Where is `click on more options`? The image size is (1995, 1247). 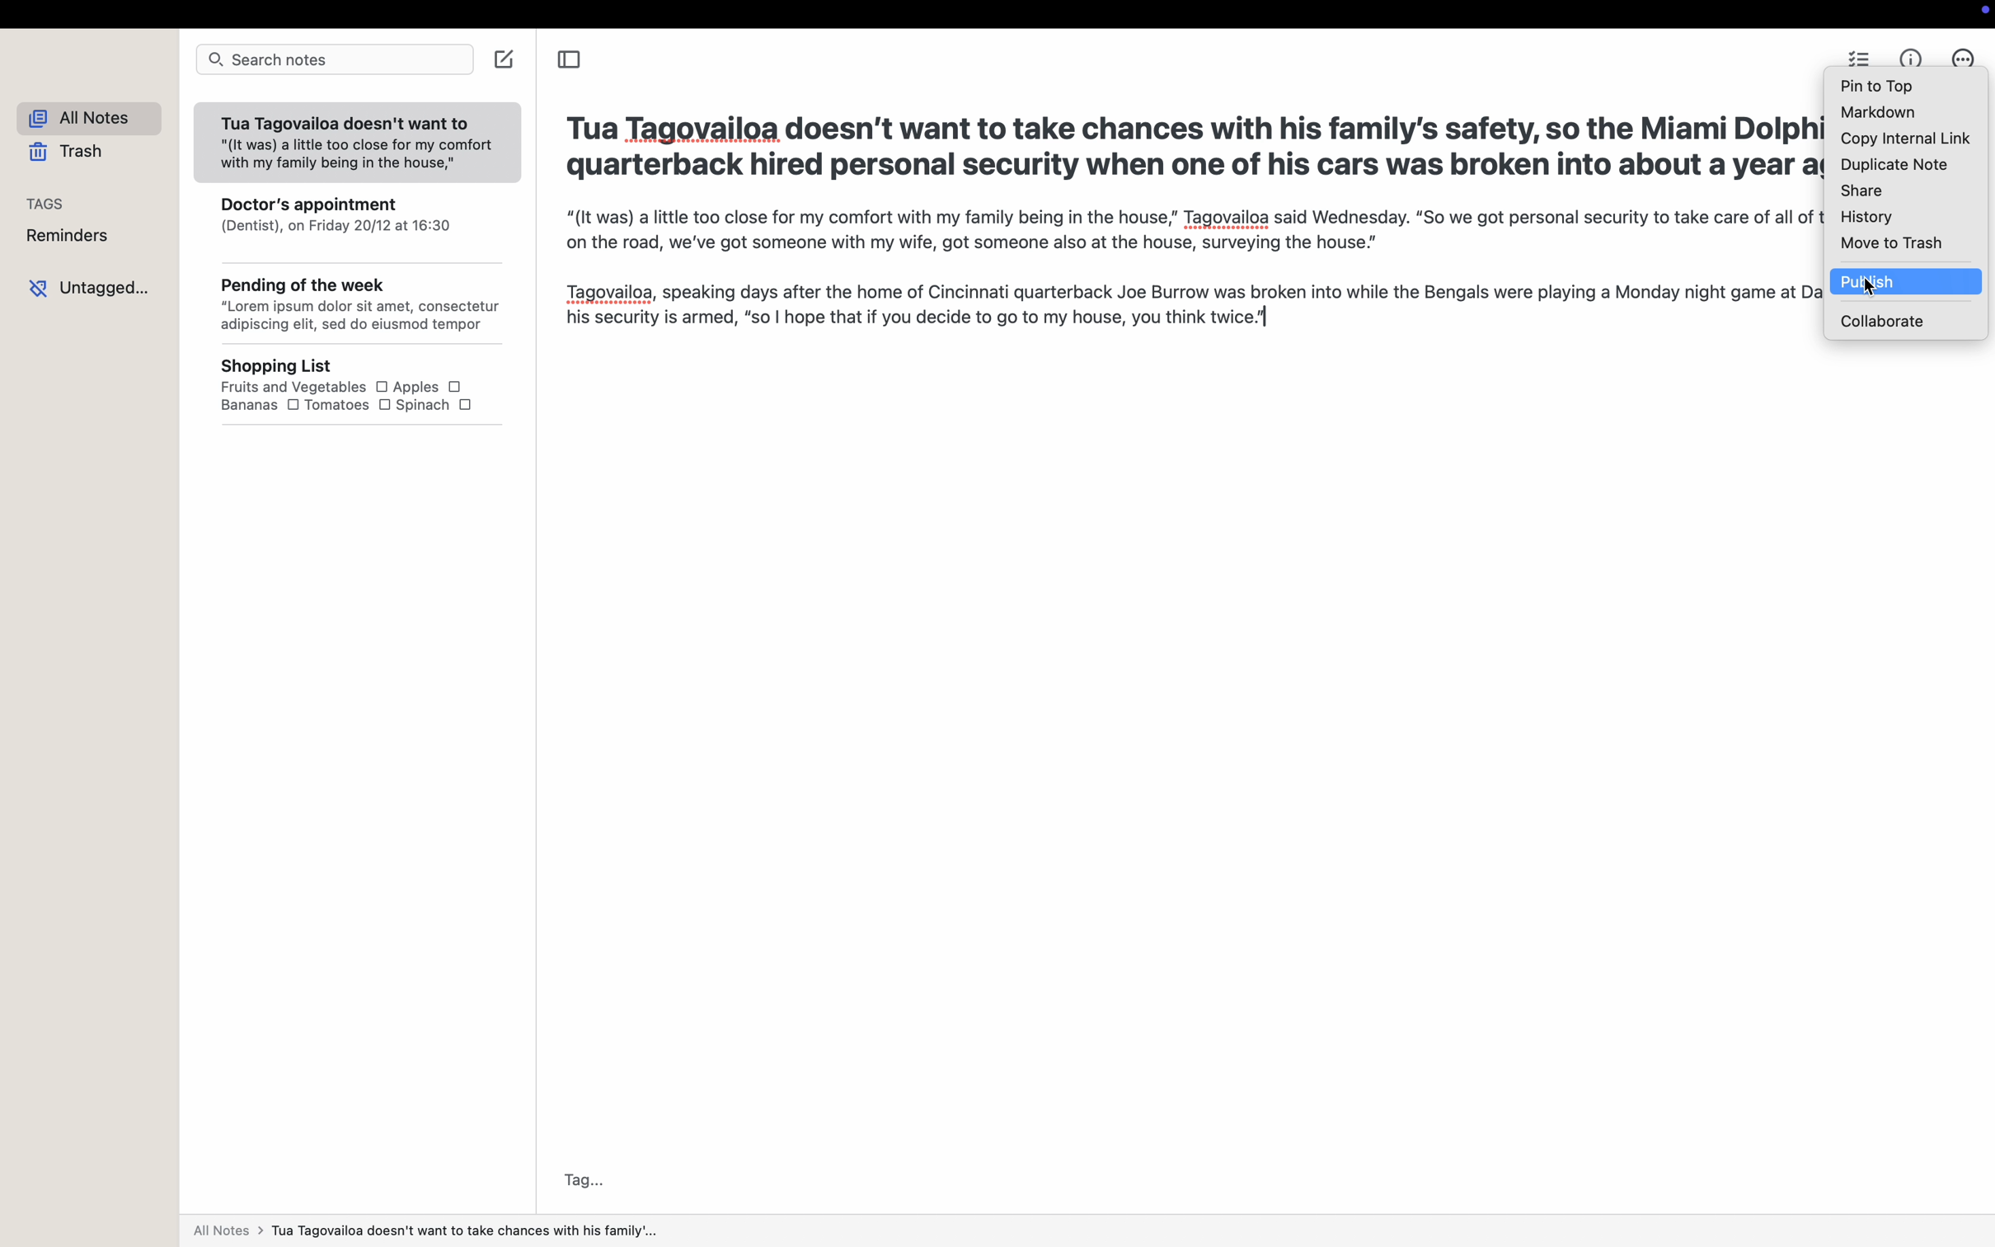 click on more options is located at coordinates (1960, 56).